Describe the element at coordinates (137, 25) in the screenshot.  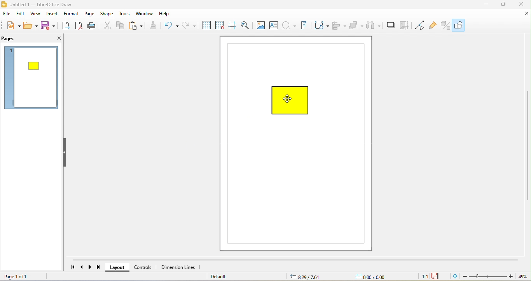
I see `paste` at that location.